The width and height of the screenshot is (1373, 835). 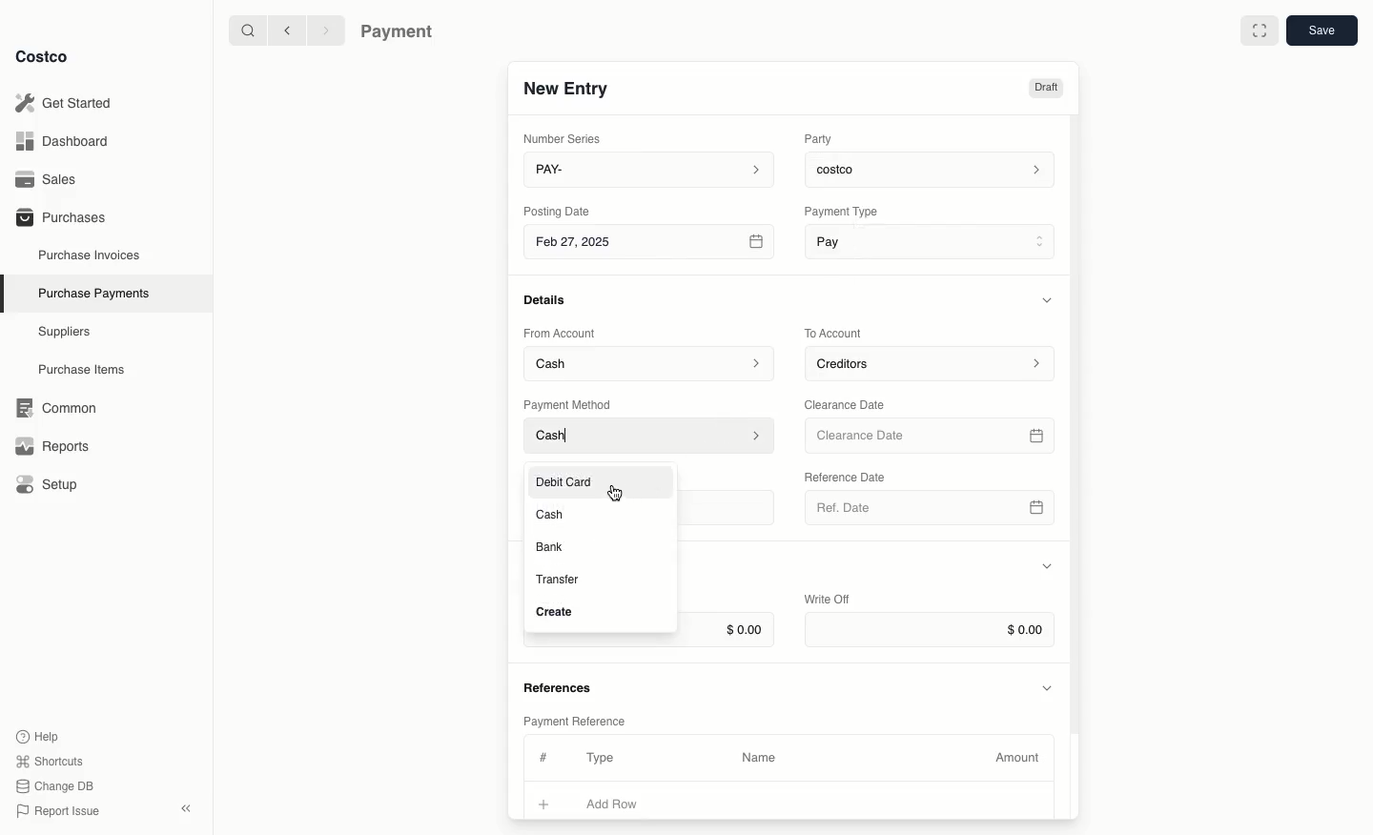 I want to click on ‘Common, so click(x=60, y=405).